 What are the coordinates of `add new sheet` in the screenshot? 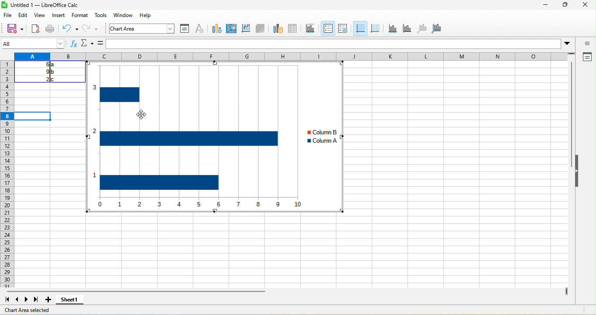 It's located at (50, 300).